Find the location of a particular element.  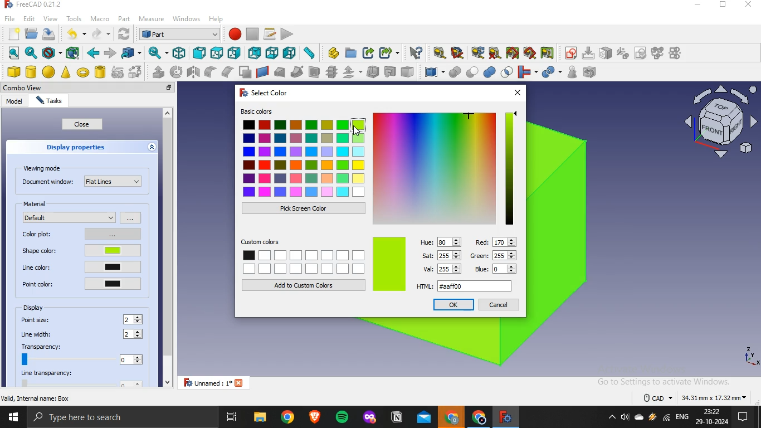

revolve is located at coordinates (176, 71).